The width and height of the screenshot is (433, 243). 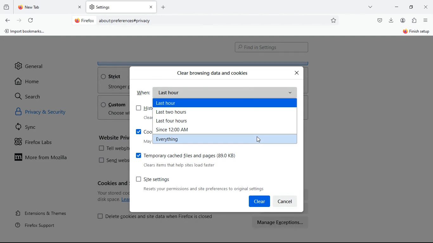 What do you see at coordinates (156, 216) in the screenshot?
I see `[J Delete cookies and site data when Firefox is closed` at bounding box center [156, 216].